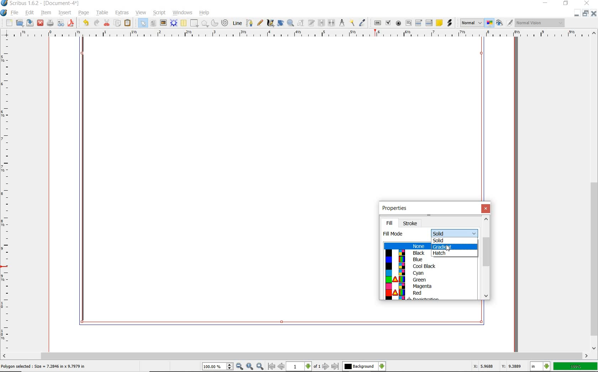 This screenshot has height=372, width=598. I want to click on measurements, so click(342, 23).